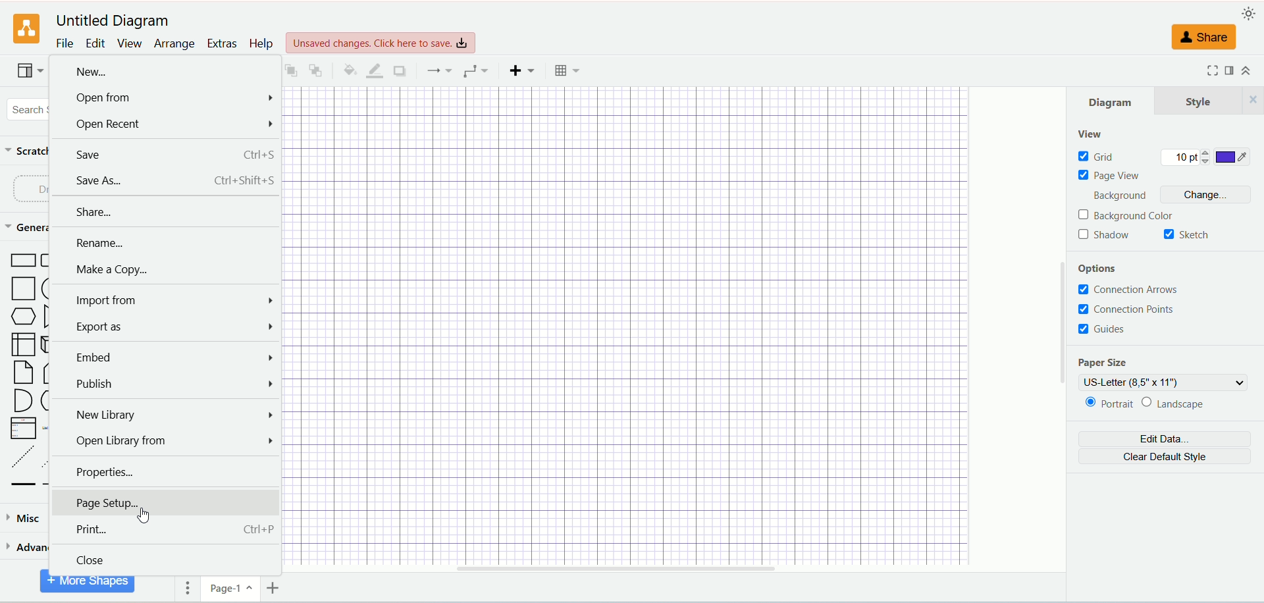 This screenshot has height=603, width=1264. I want to click on open recent, so click(164, 125).